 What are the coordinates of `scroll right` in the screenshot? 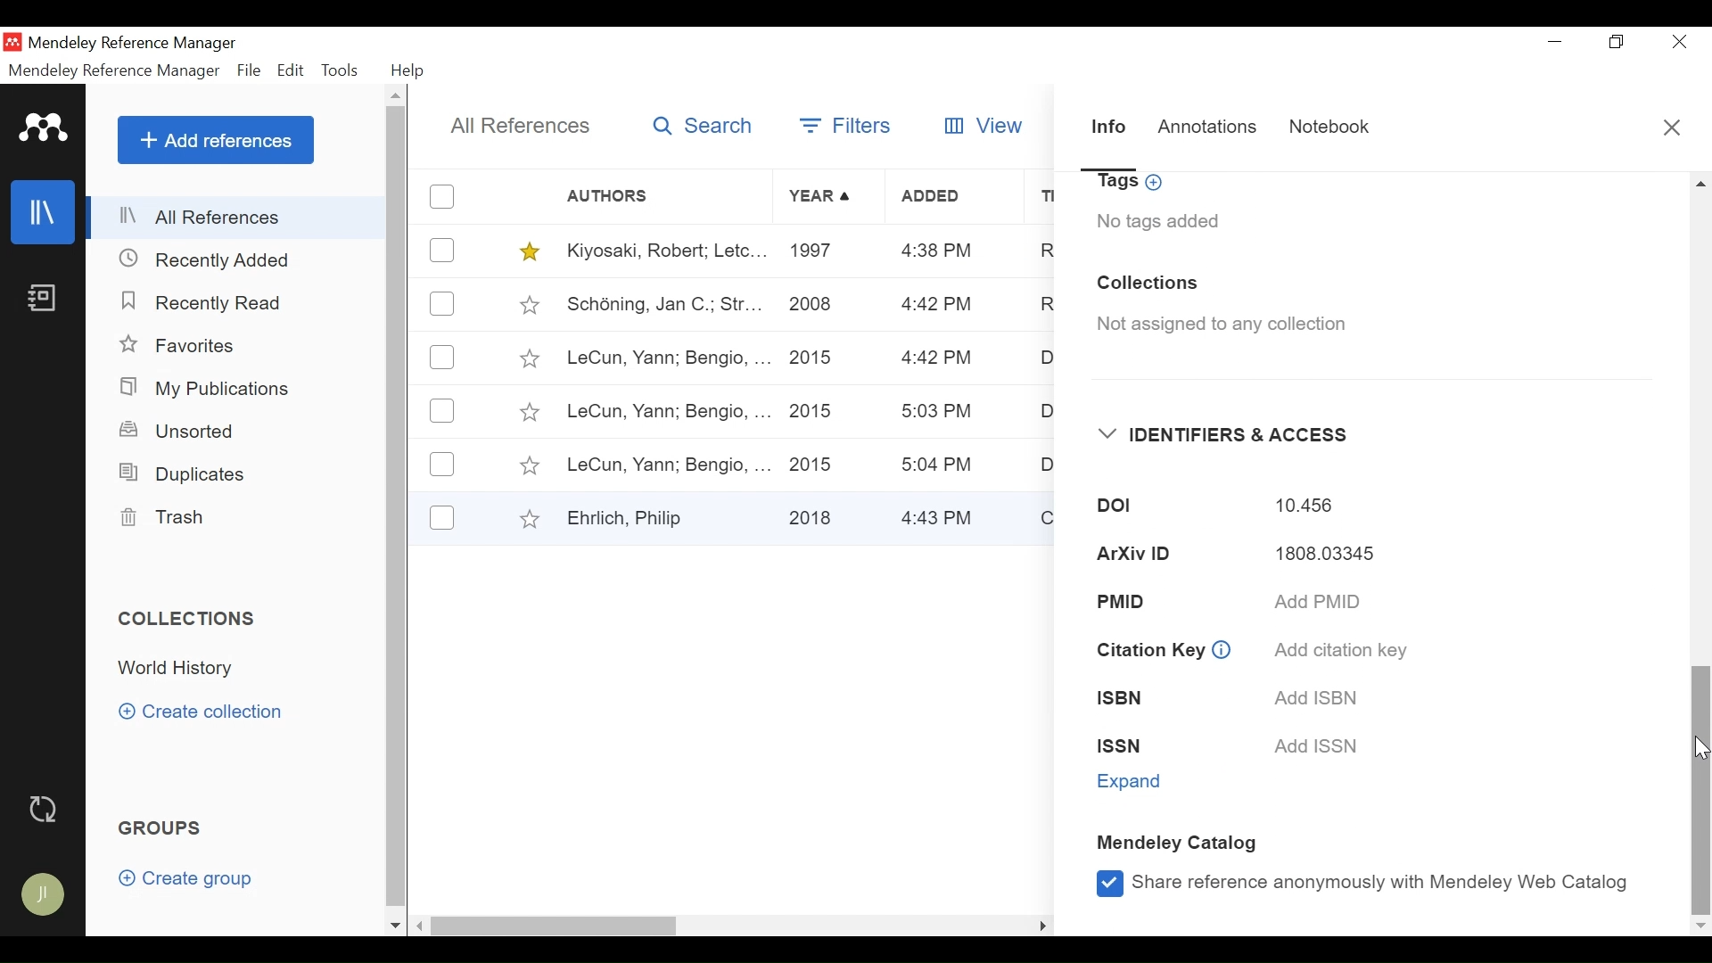 It's located at (1041, 925).